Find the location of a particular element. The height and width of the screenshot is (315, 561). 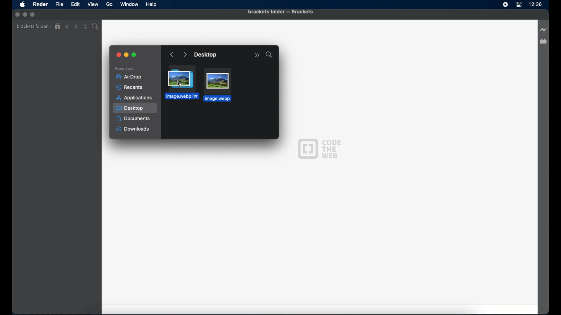

Go is located at coordinates (109, 4).